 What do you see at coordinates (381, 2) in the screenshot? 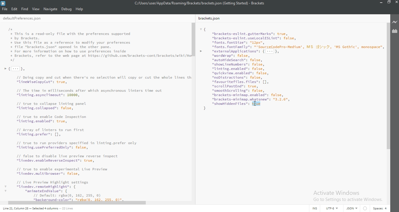
I see `minimize` at bounding box center [381, 2].